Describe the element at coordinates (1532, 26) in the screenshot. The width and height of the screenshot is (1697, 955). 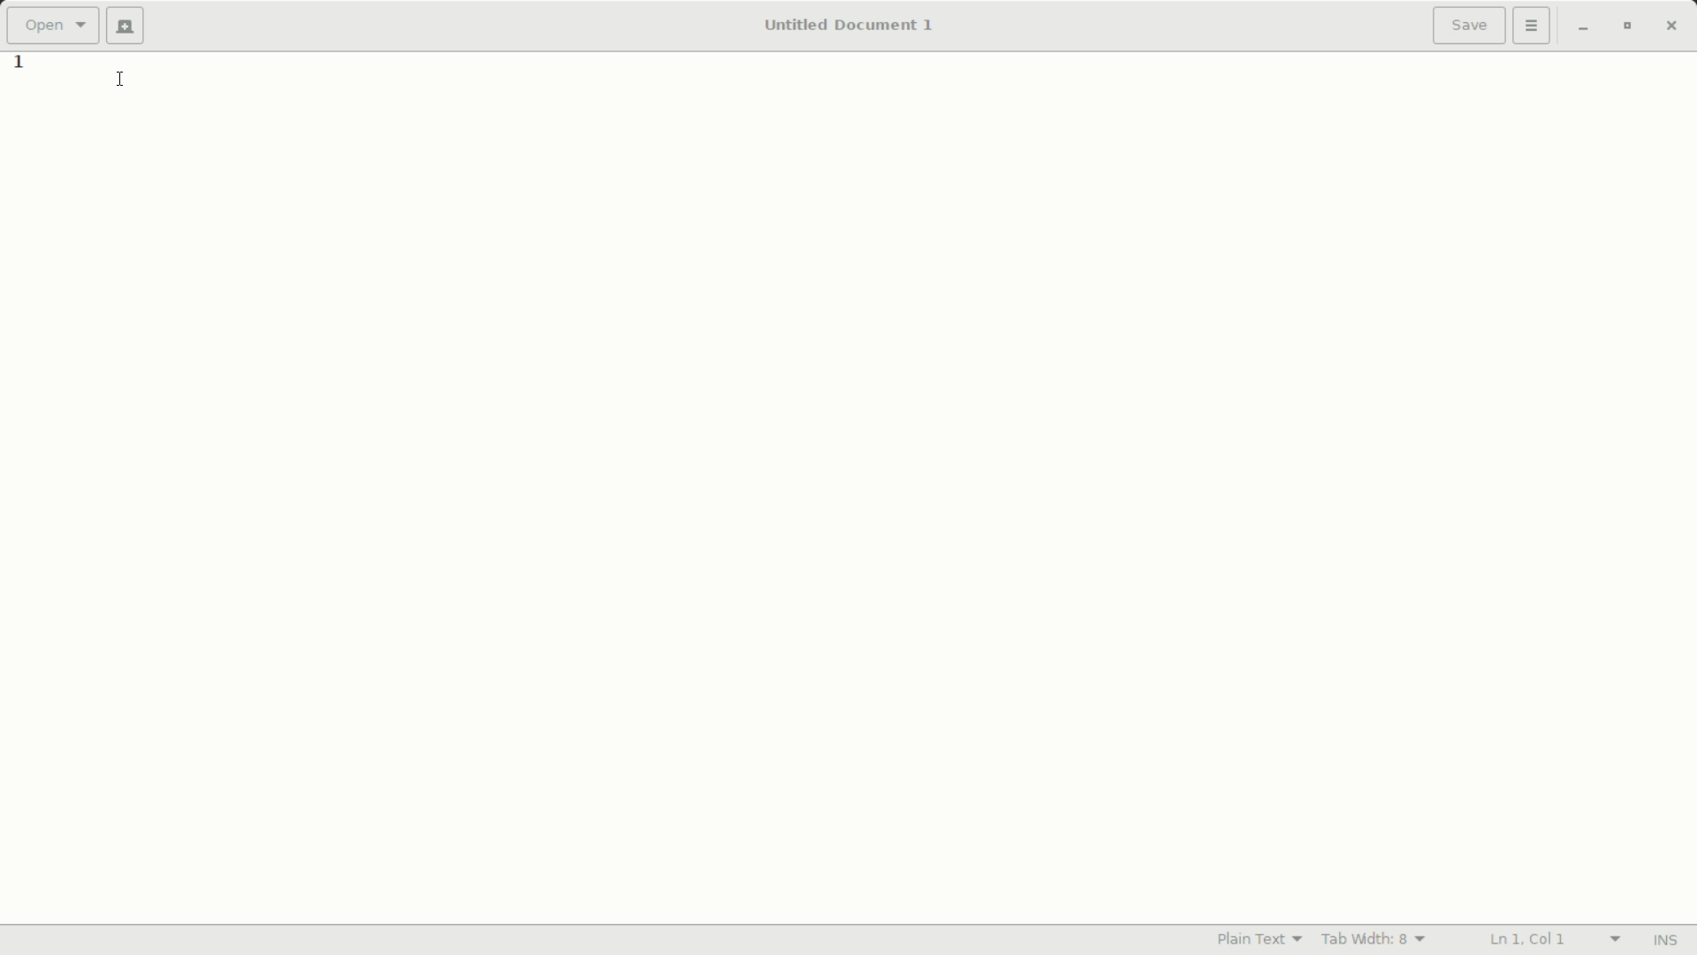
I see `more options` at that location.